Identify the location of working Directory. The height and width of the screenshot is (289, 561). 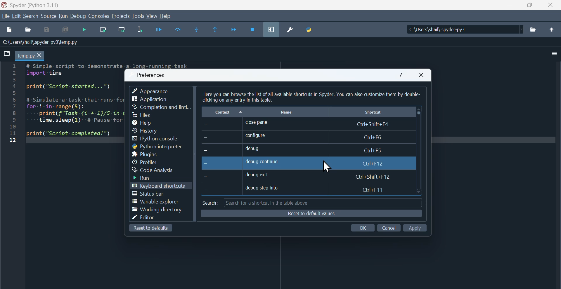
(157, 210).